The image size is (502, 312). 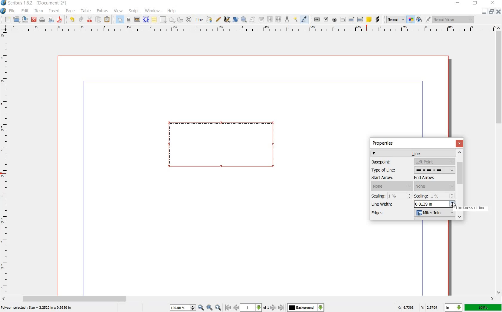 I want to click on SYSTEM LOGO, so click(x=4, y=10).